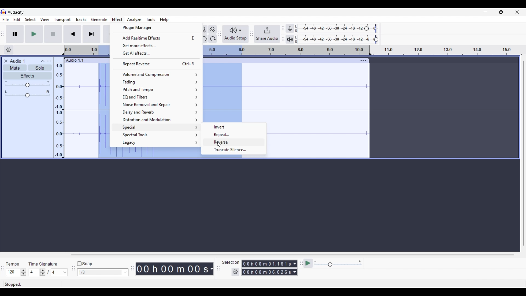  Describe the element at coordinates (45, 20) in the screenshot. I see `View menu` at that location.